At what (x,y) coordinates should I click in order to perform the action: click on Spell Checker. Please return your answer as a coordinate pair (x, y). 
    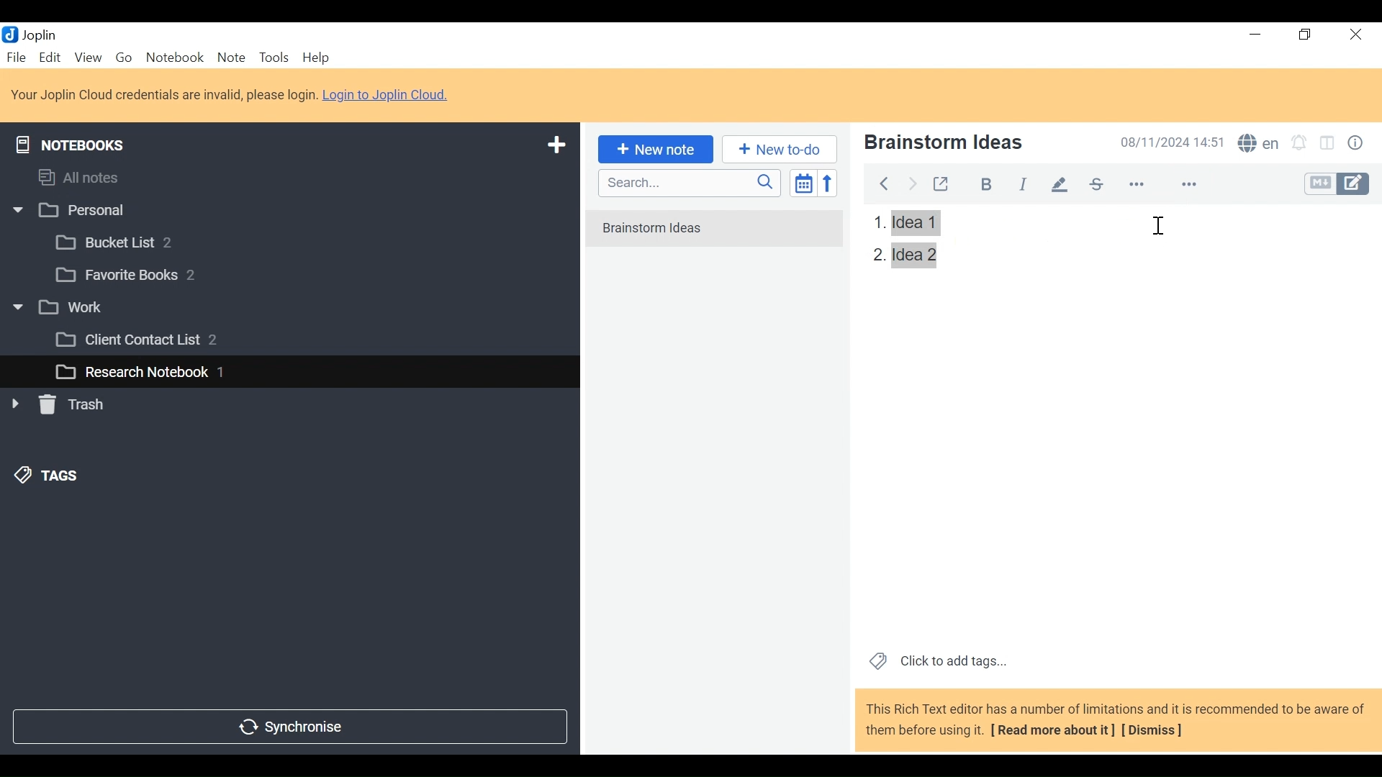
    Looking at the image, I should click on (1258, 145).